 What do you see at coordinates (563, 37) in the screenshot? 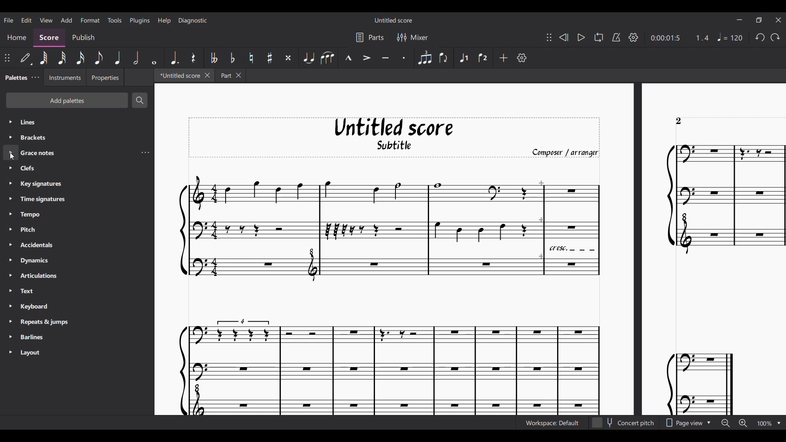
I see `Rewind` at bounding box center [563, 37].